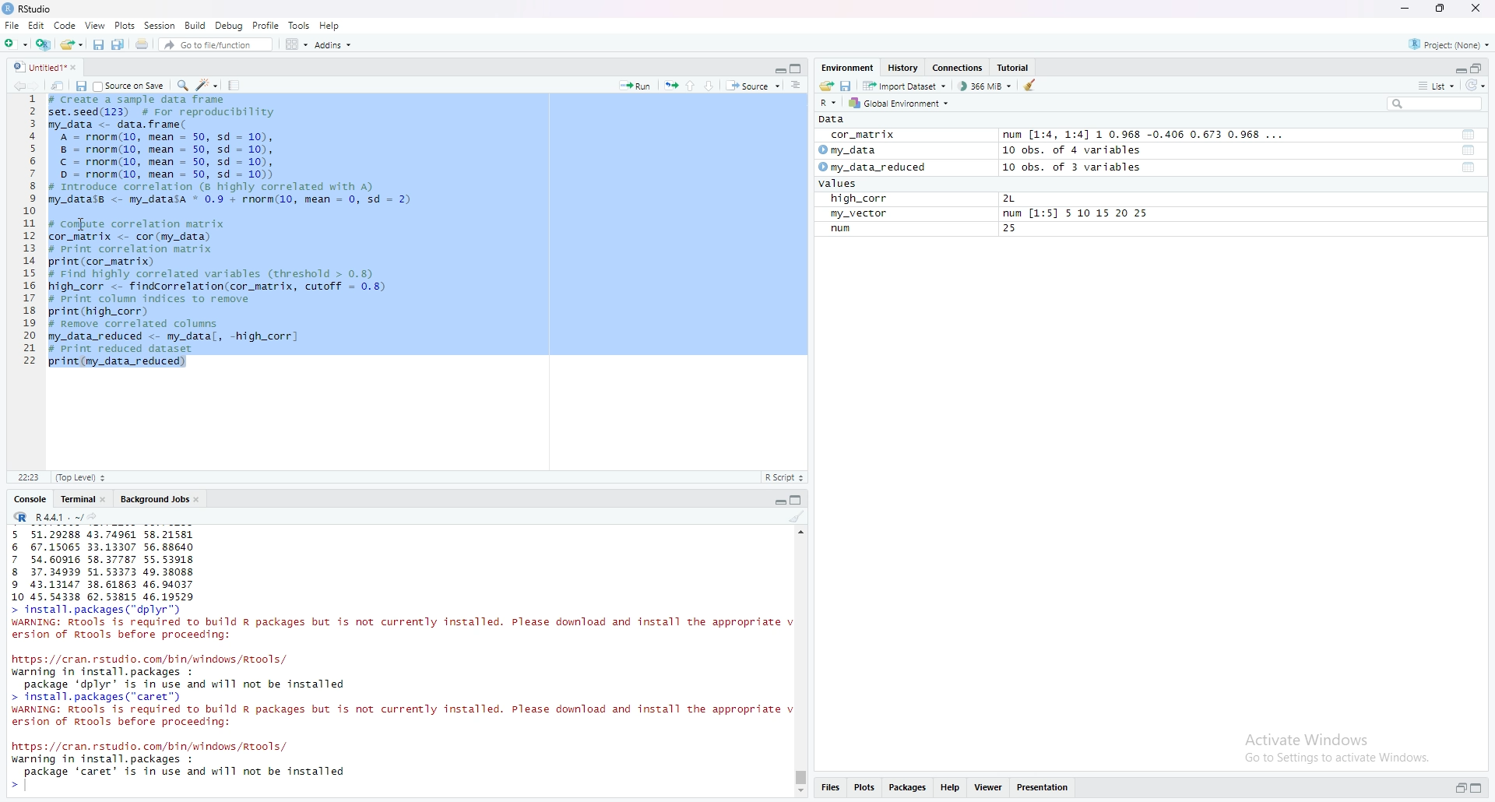 Image resolution: width=1495 pixels, height=802 pixels. I want to click on minimise, so click(1405, 8).